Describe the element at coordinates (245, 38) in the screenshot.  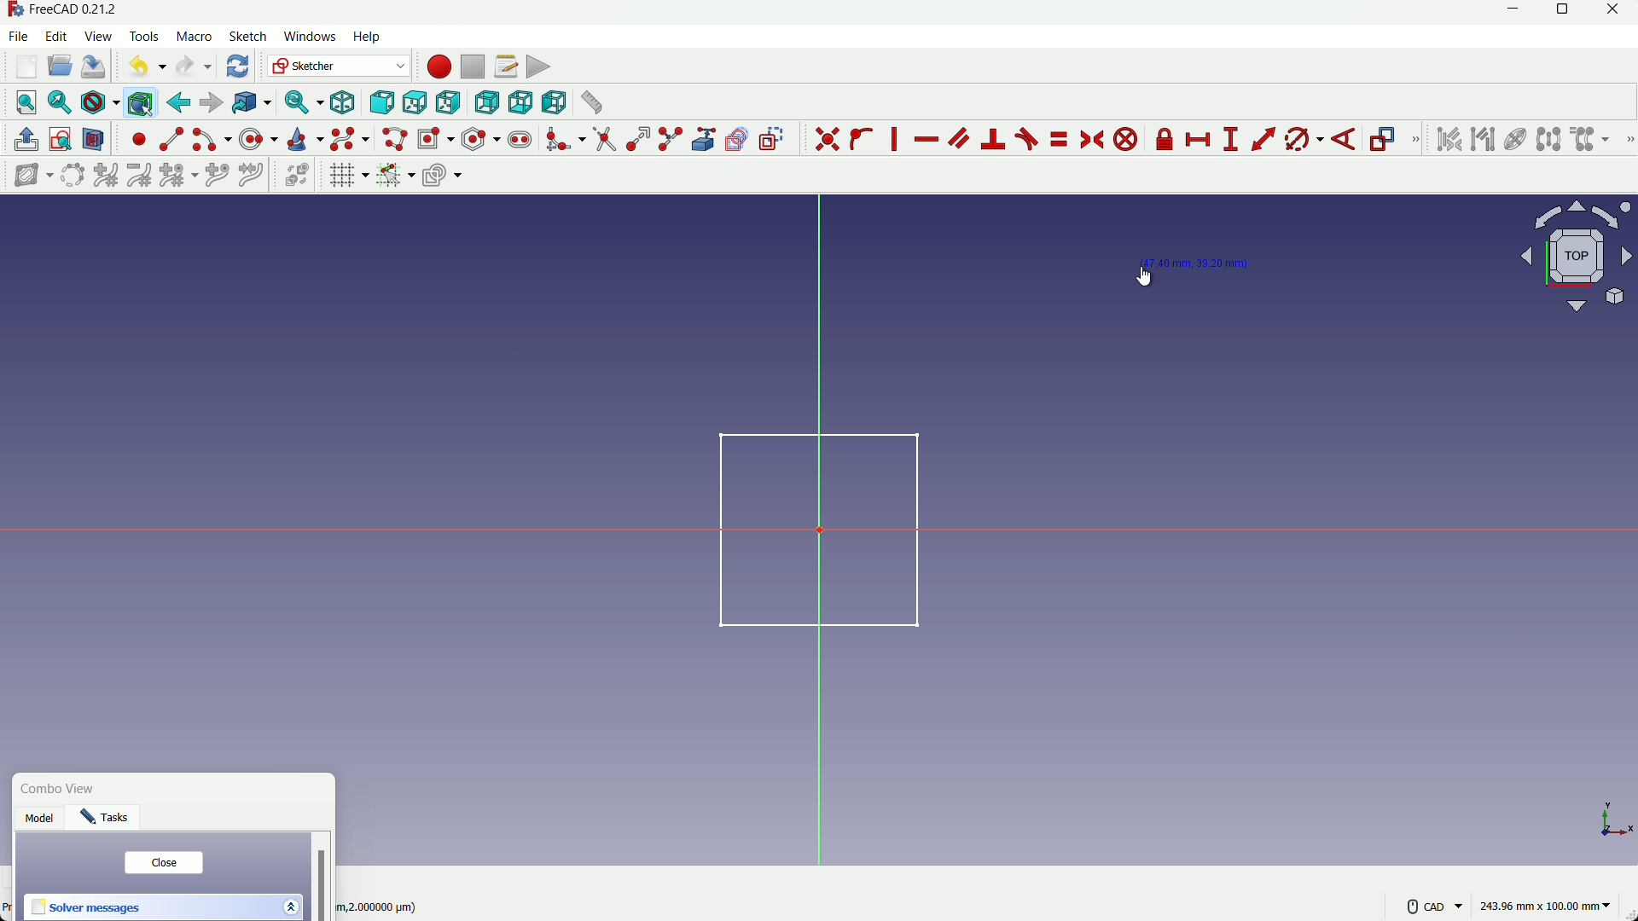
I see `sketch menu` at that location.